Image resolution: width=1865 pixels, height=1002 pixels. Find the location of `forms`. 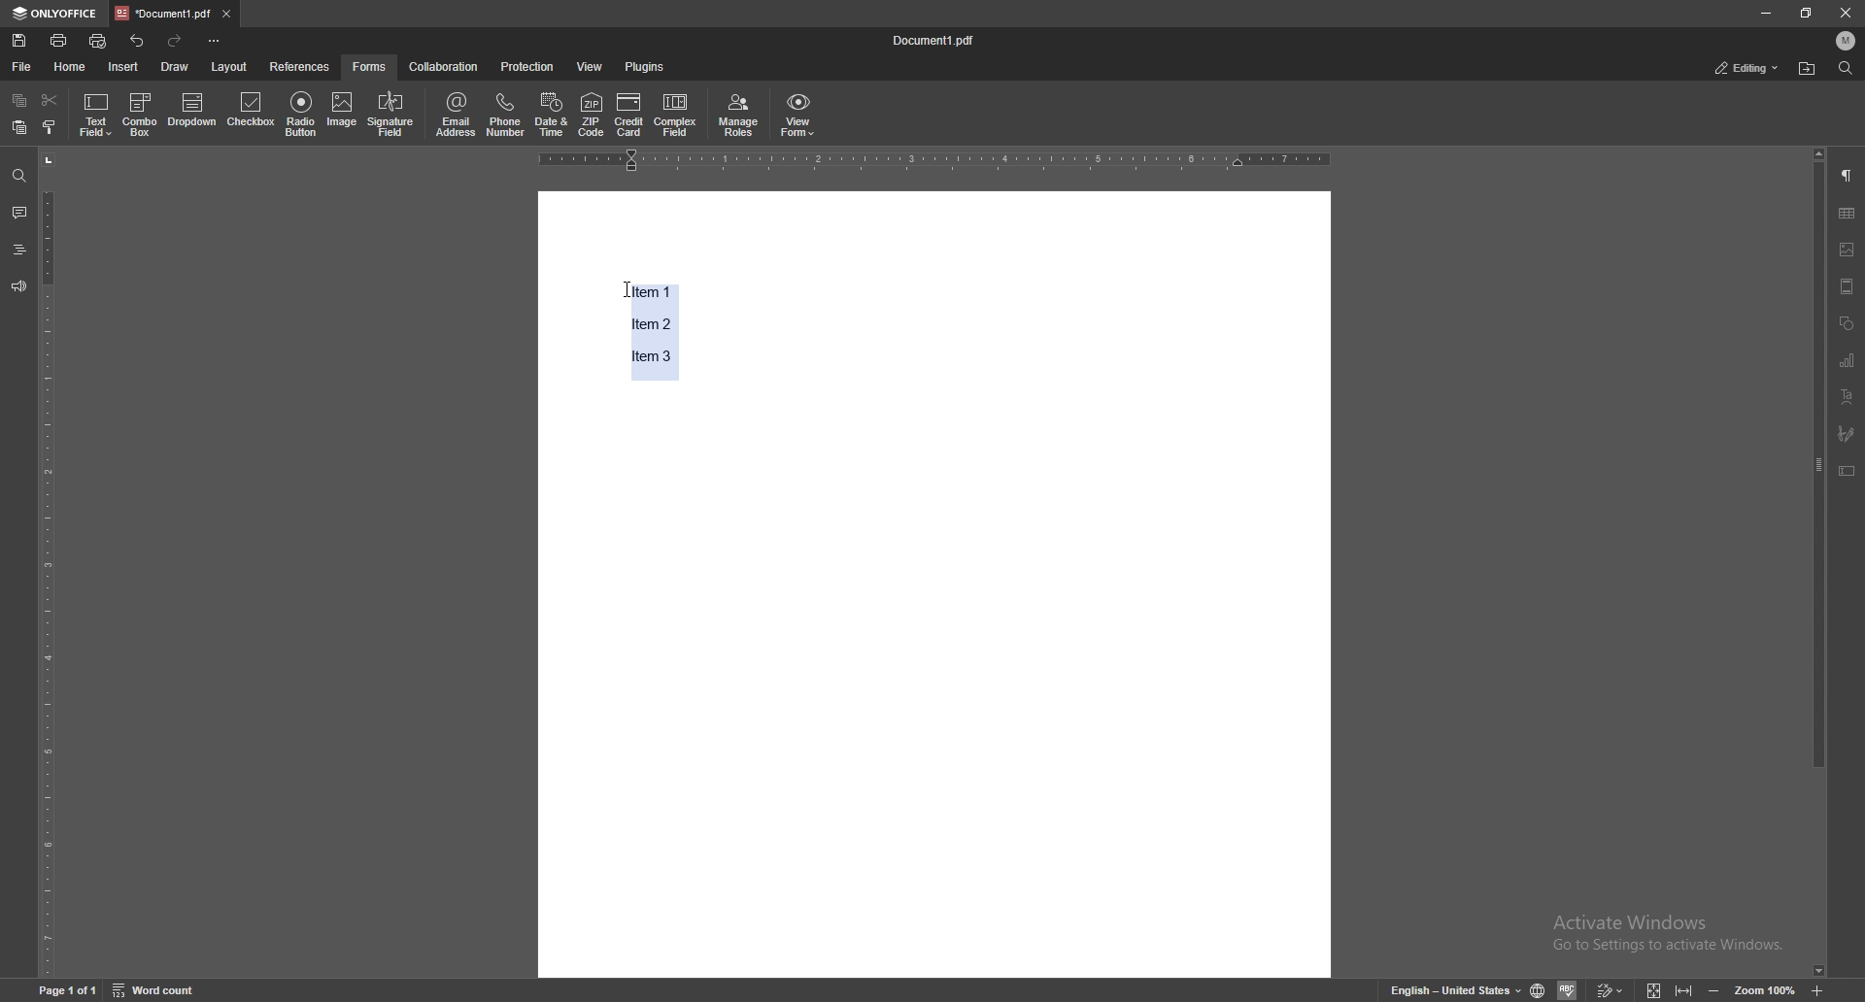

forms is located at coordinates (370, 67).